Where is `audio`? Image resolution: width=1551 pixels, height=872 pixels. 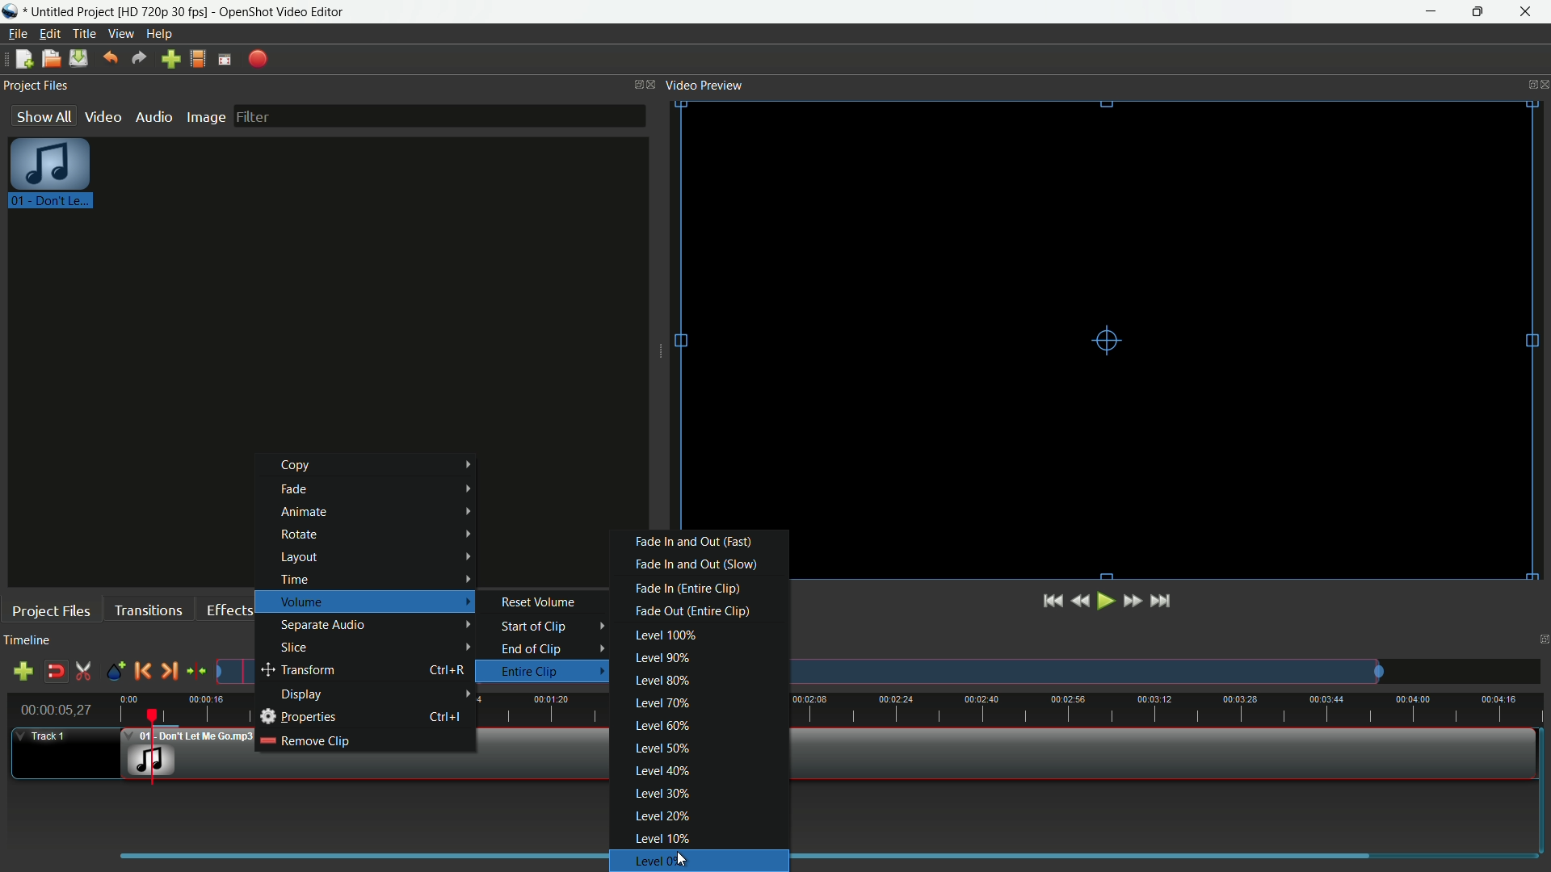
audio is located at coordinates (153, 116).